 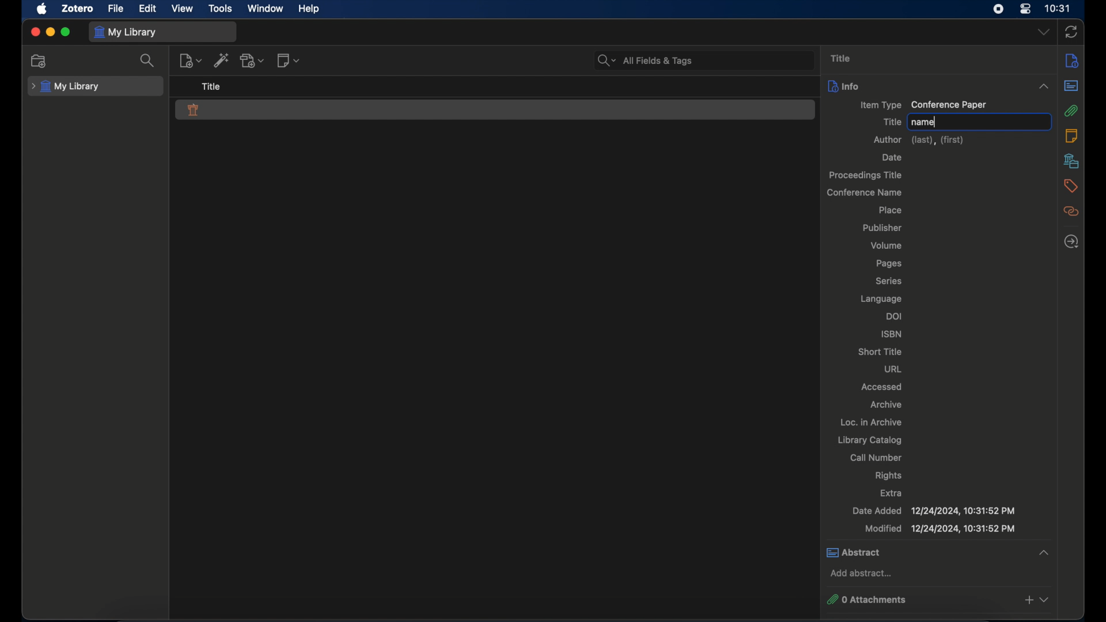 I want to click on add item by identifier, so click(x=222, y=60).